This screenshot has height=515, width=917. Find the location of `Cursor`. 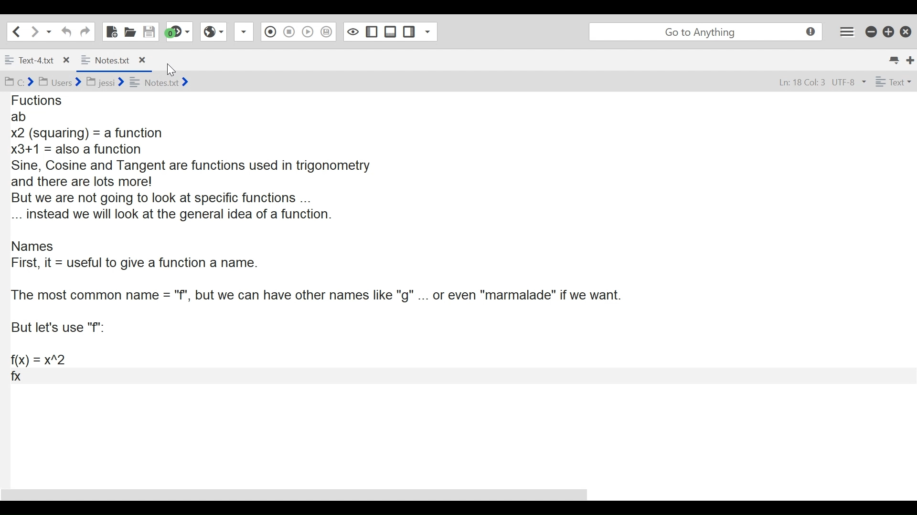

Cursor is located at coordinates (174, 71).